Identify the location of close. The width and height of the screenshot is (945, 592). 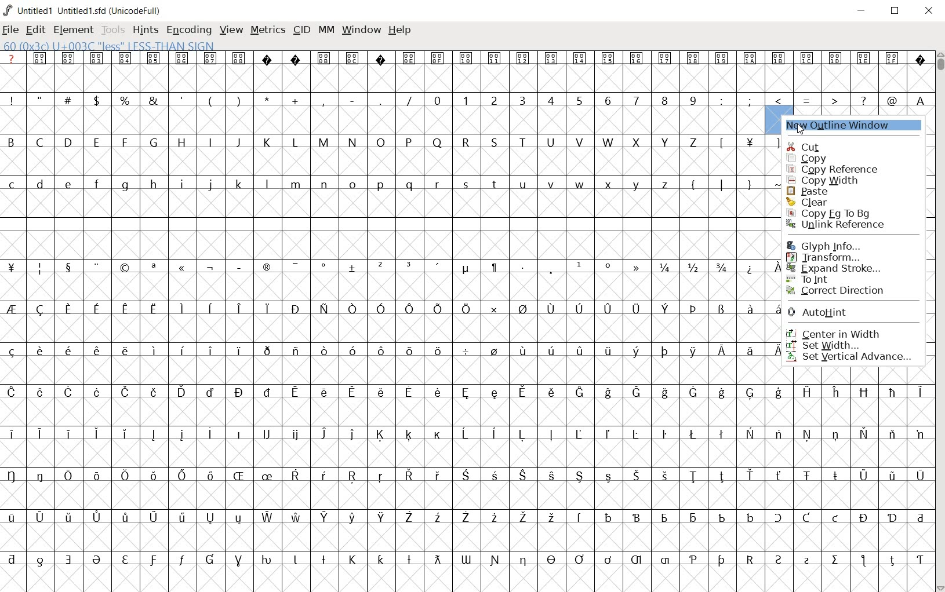
(930, 12).